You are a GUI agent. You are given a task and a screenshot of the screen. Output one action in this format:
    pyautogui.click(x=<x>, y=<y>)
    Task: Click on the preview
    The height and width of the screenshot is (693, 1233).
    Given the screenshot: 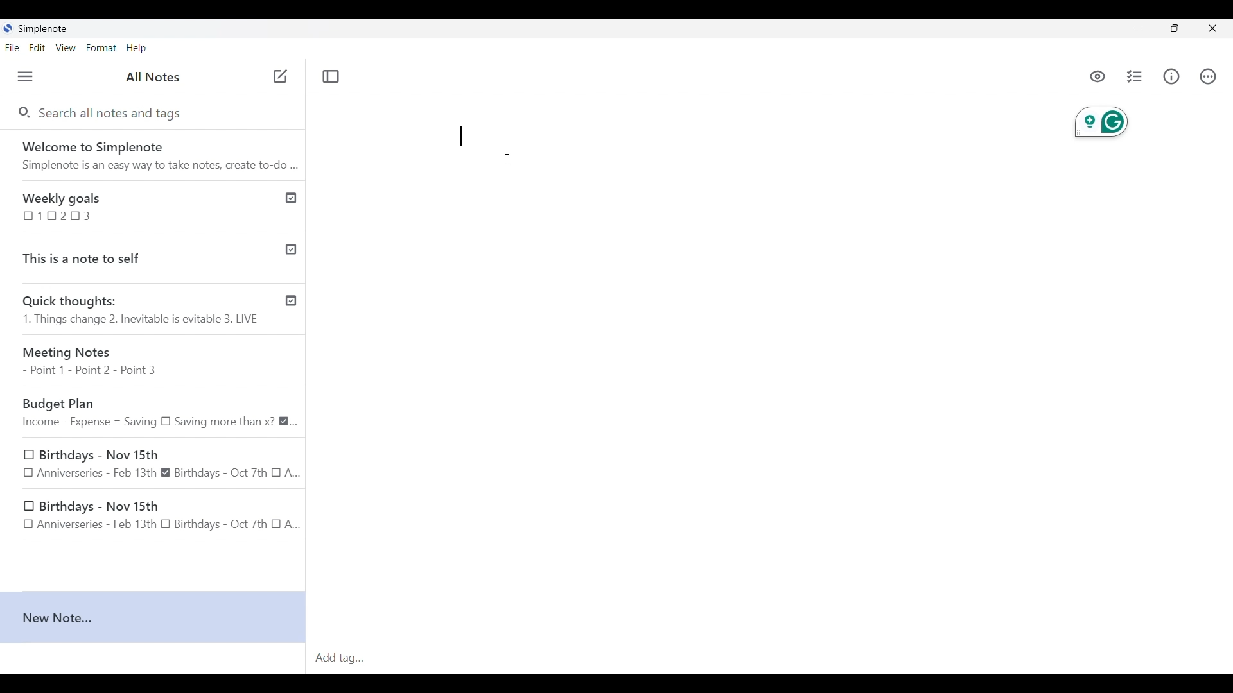 What is the action you would take?
    pyautogui.click(x=1097, y=77)
    